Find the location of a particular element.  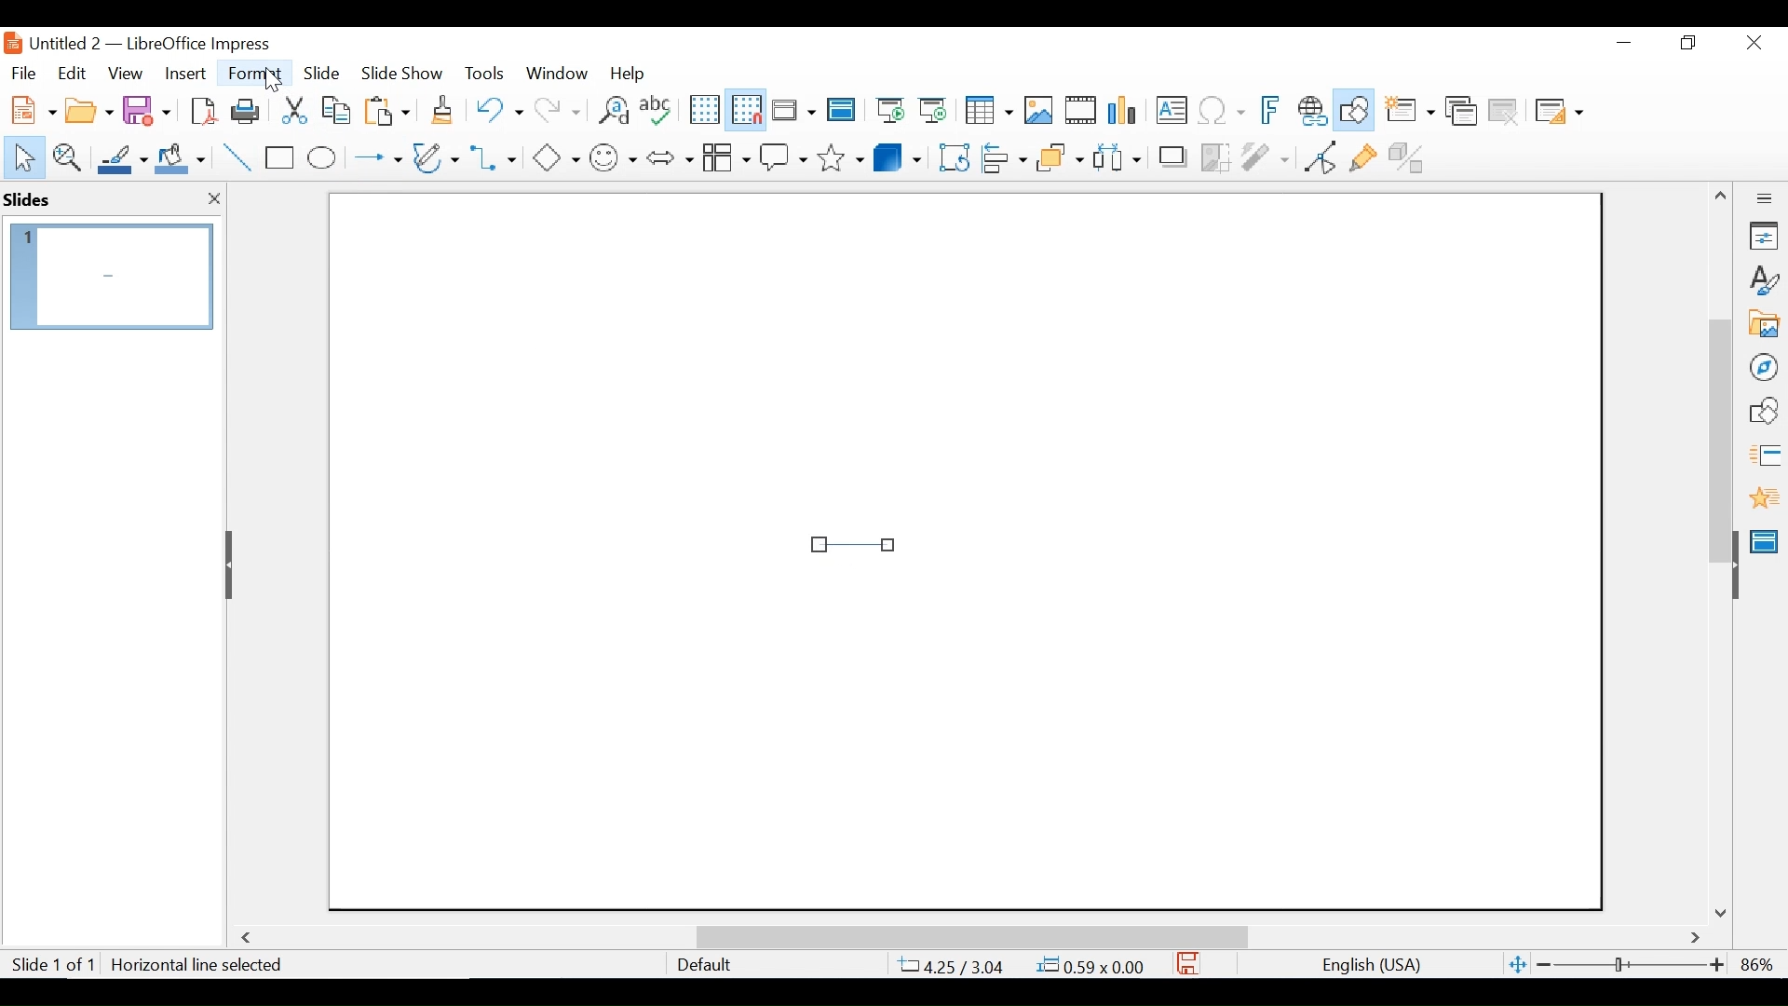

Display Views is located at coordinates (792, 112).